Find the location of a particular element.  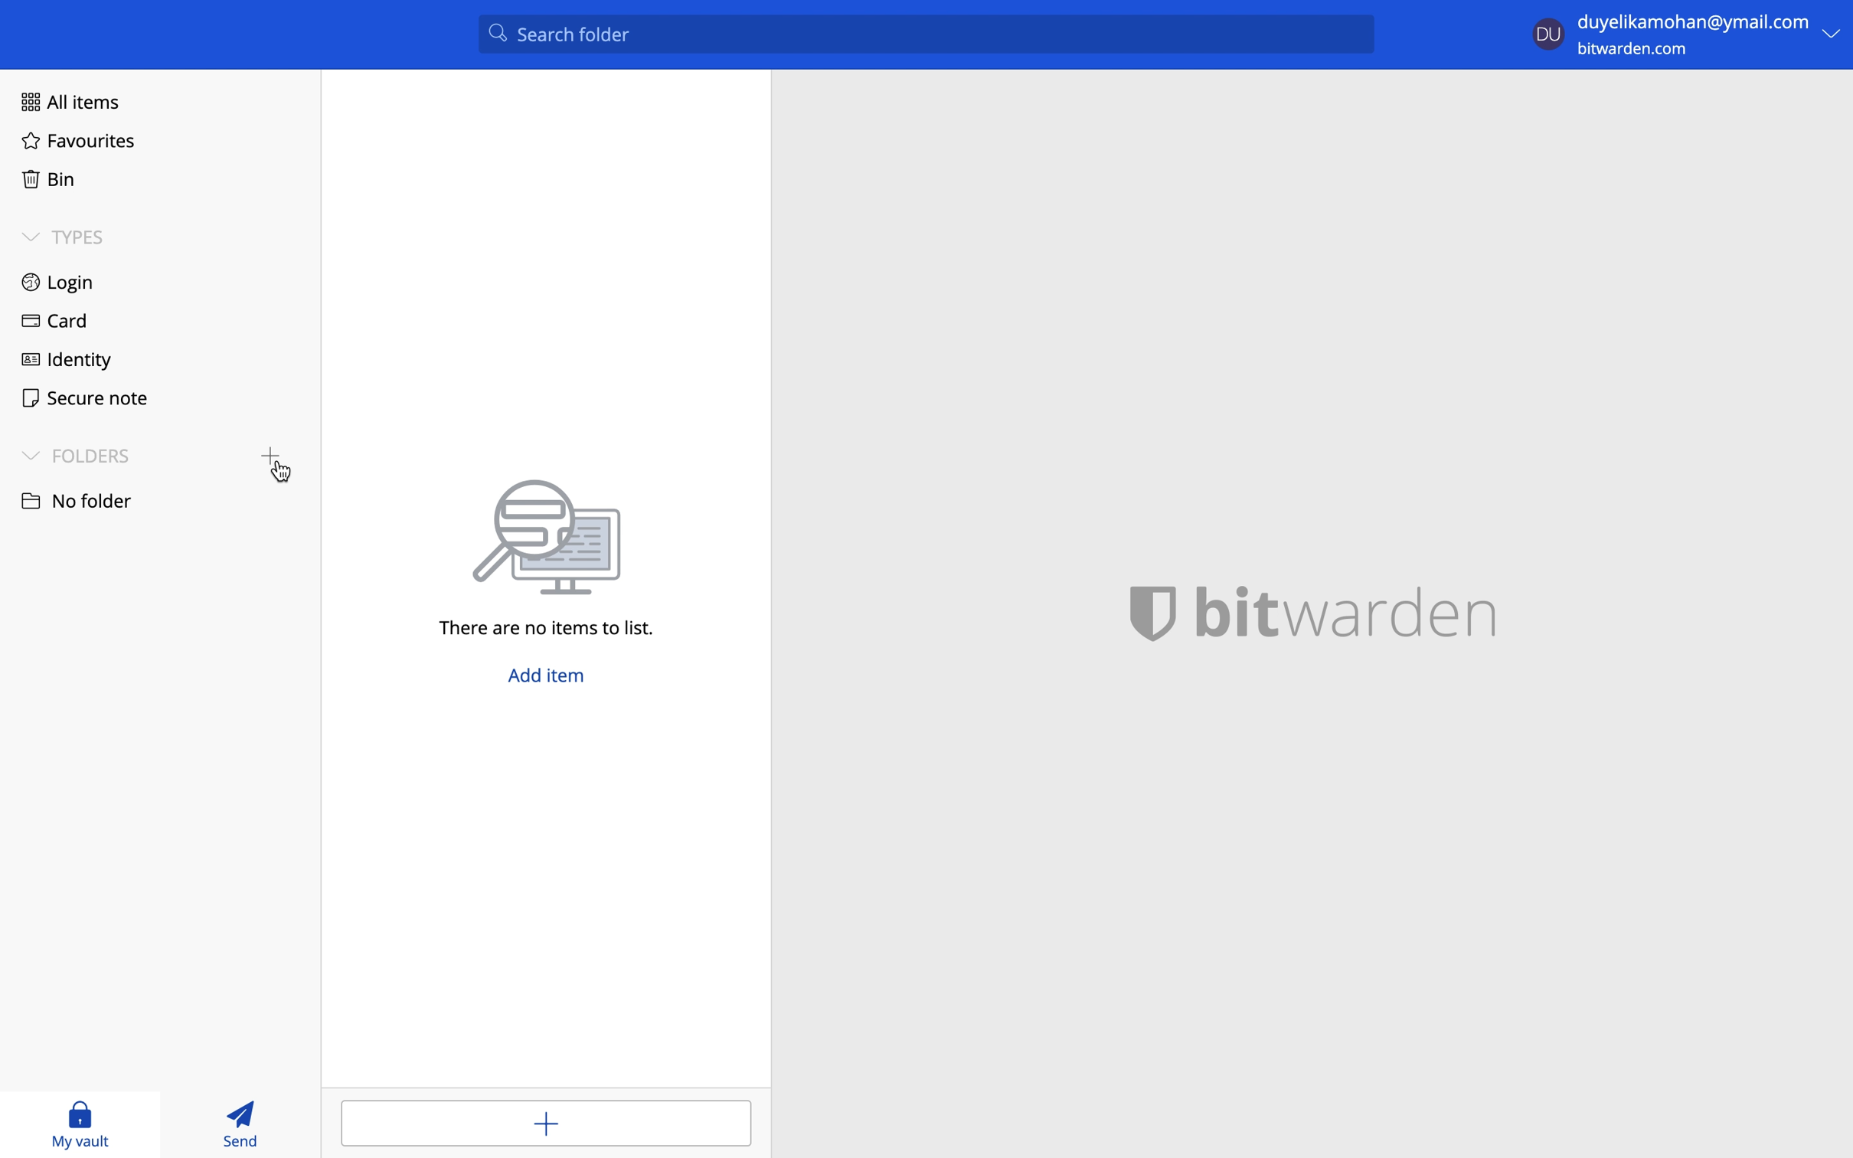

send is located at coordinates (244, 1123).